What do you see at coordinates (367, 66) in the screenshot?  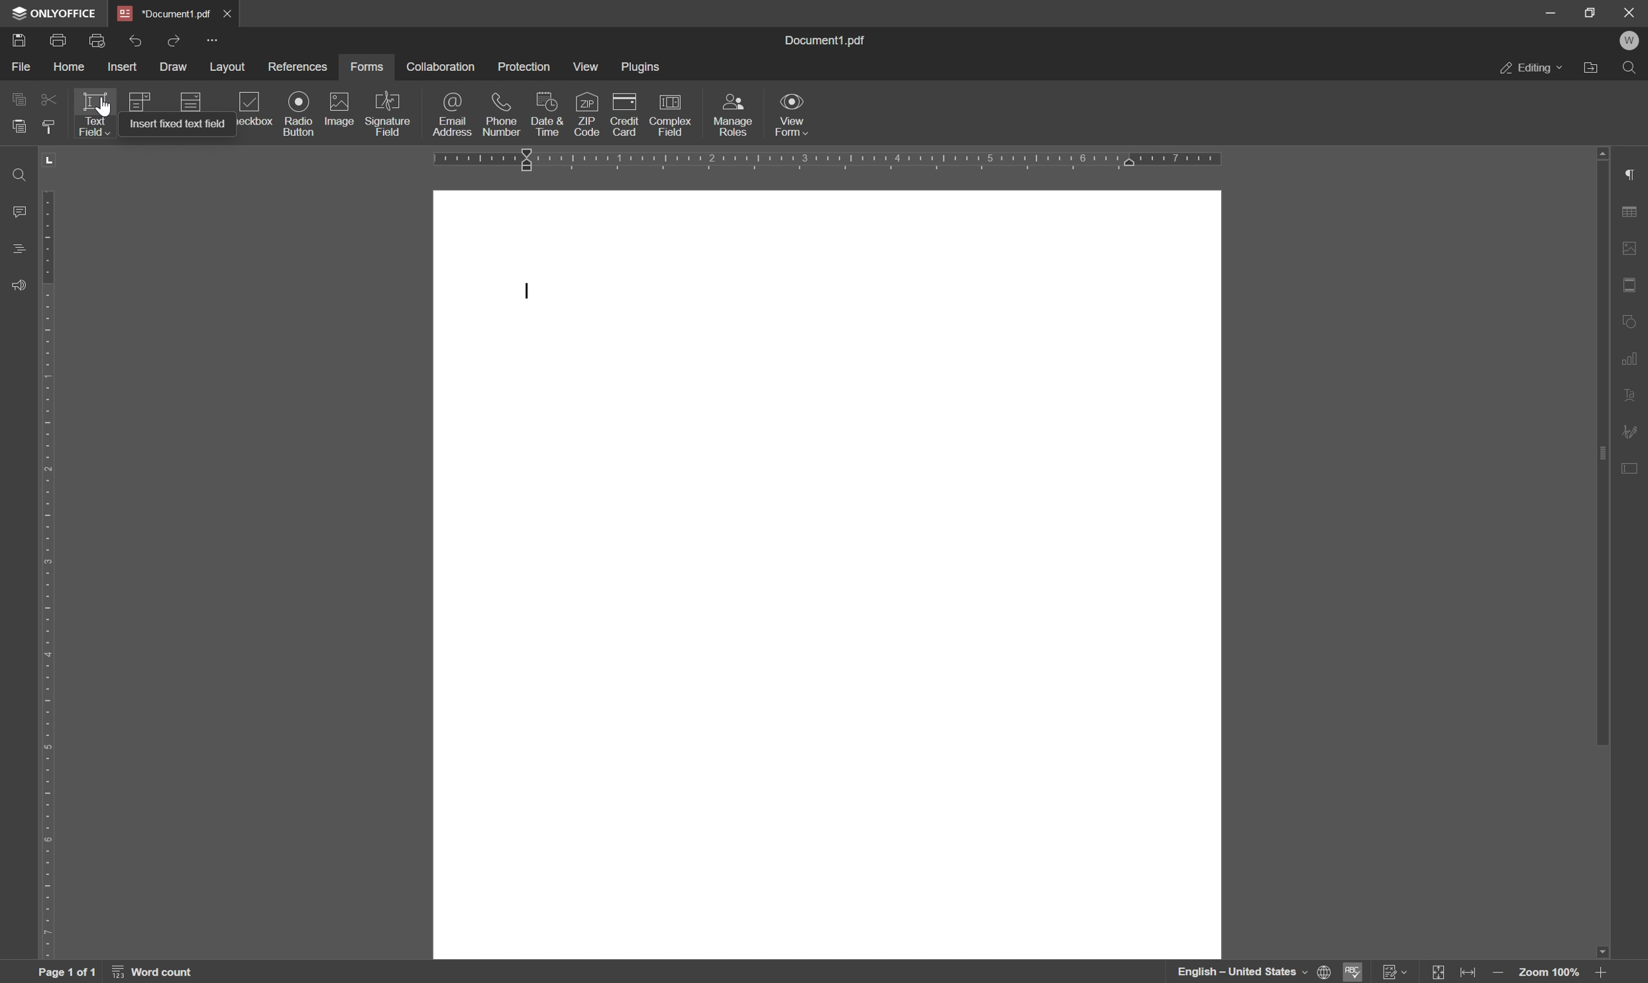 I see `forms` at bounding box center [367, 66].